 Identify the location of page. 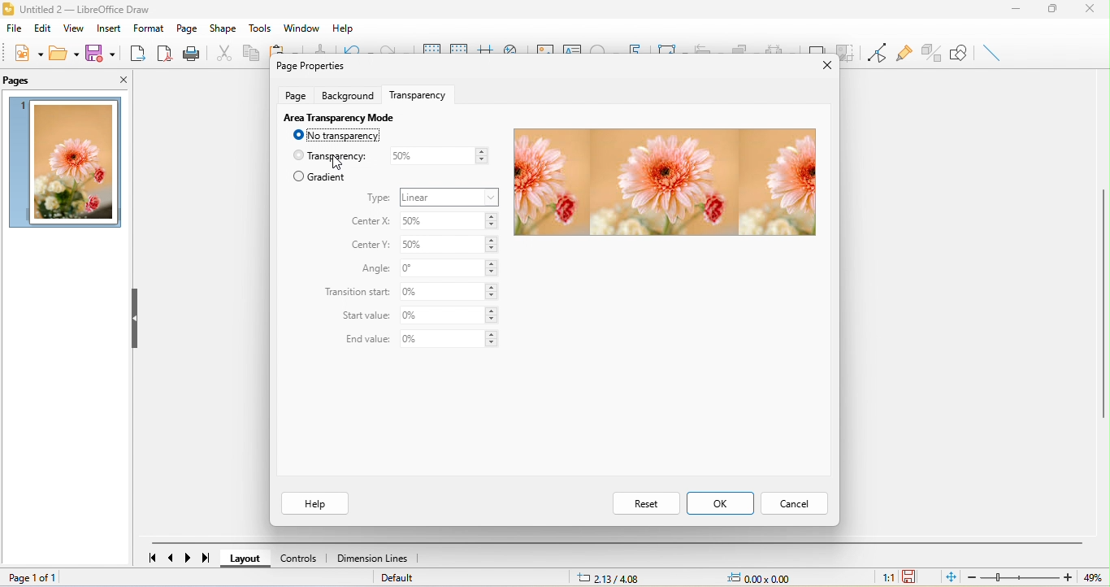
(189, 28).